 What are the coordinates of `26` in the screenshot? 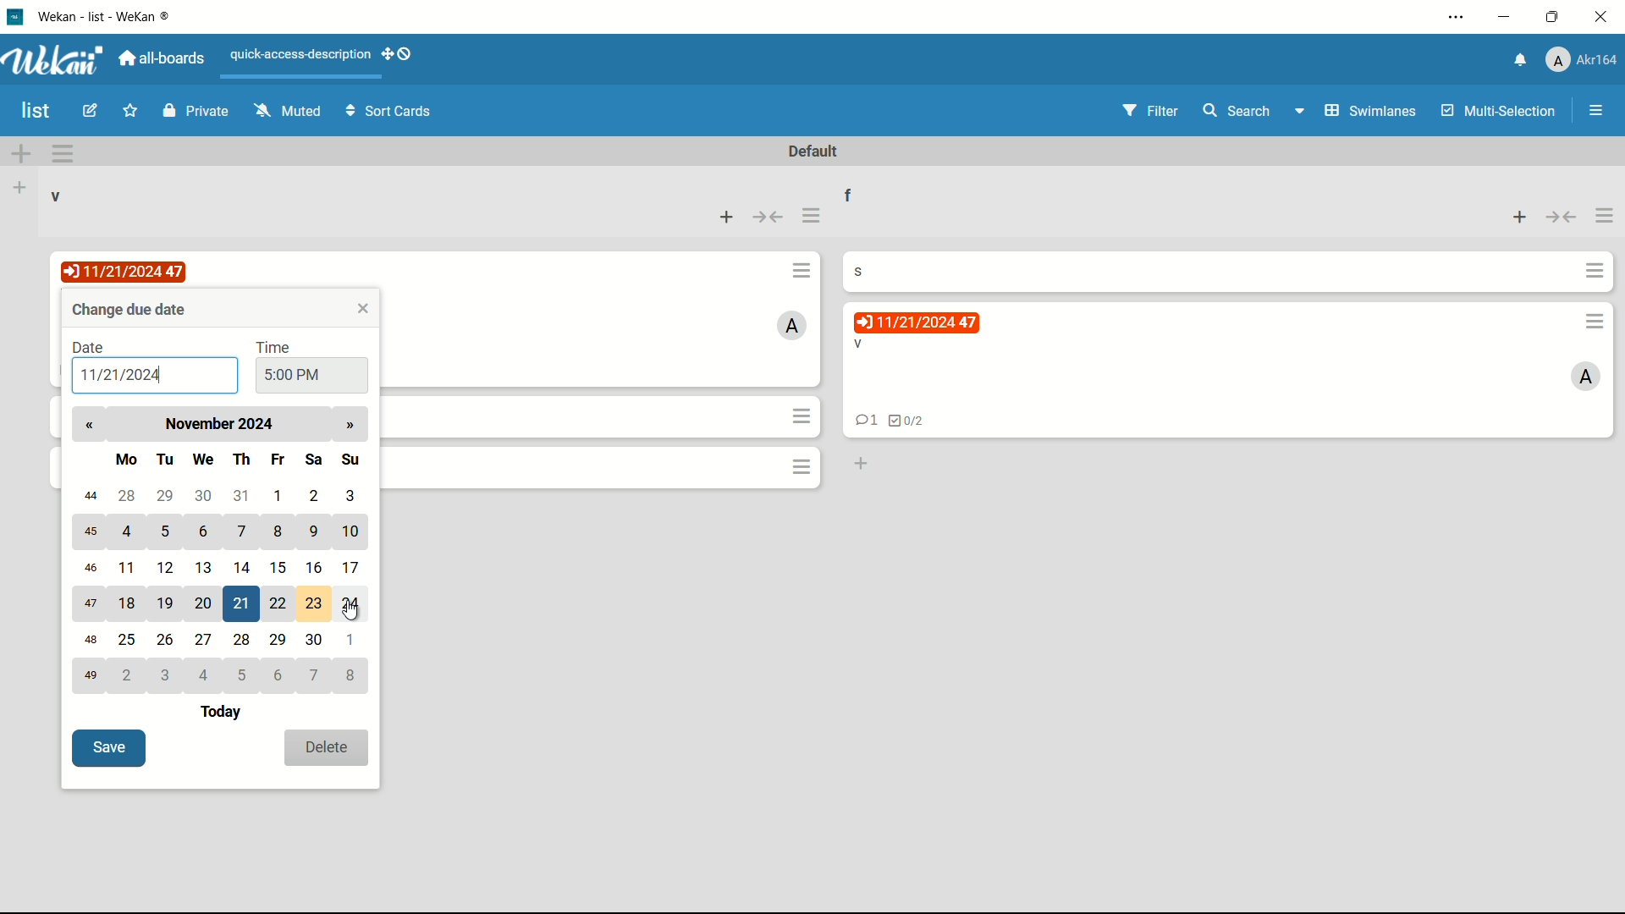 It's located at (166, 640).